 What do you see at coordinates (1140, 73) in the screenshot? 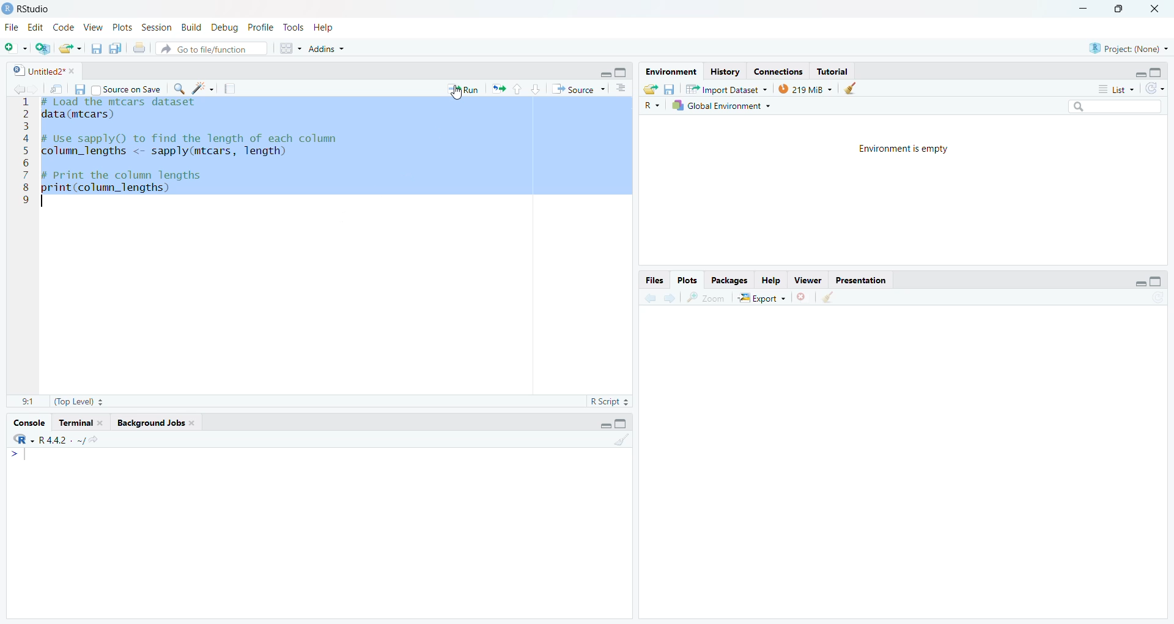
I see `Hide` at bounding box center [1140, 73].